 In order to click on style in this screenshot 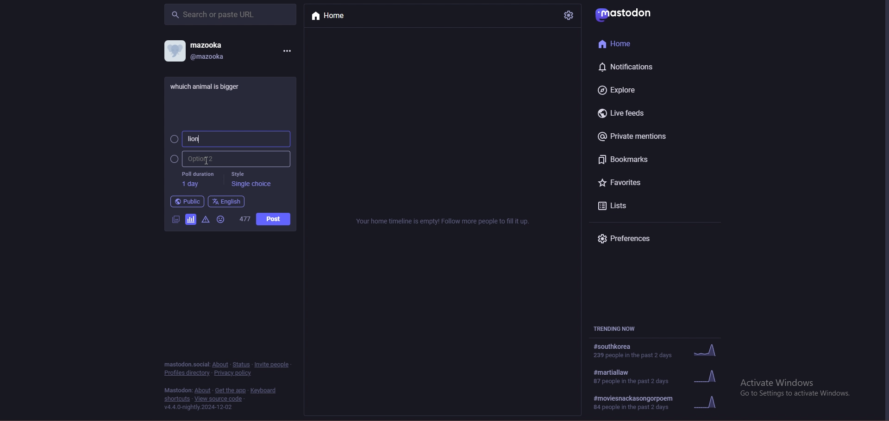, I will do `click(250, 179)`.